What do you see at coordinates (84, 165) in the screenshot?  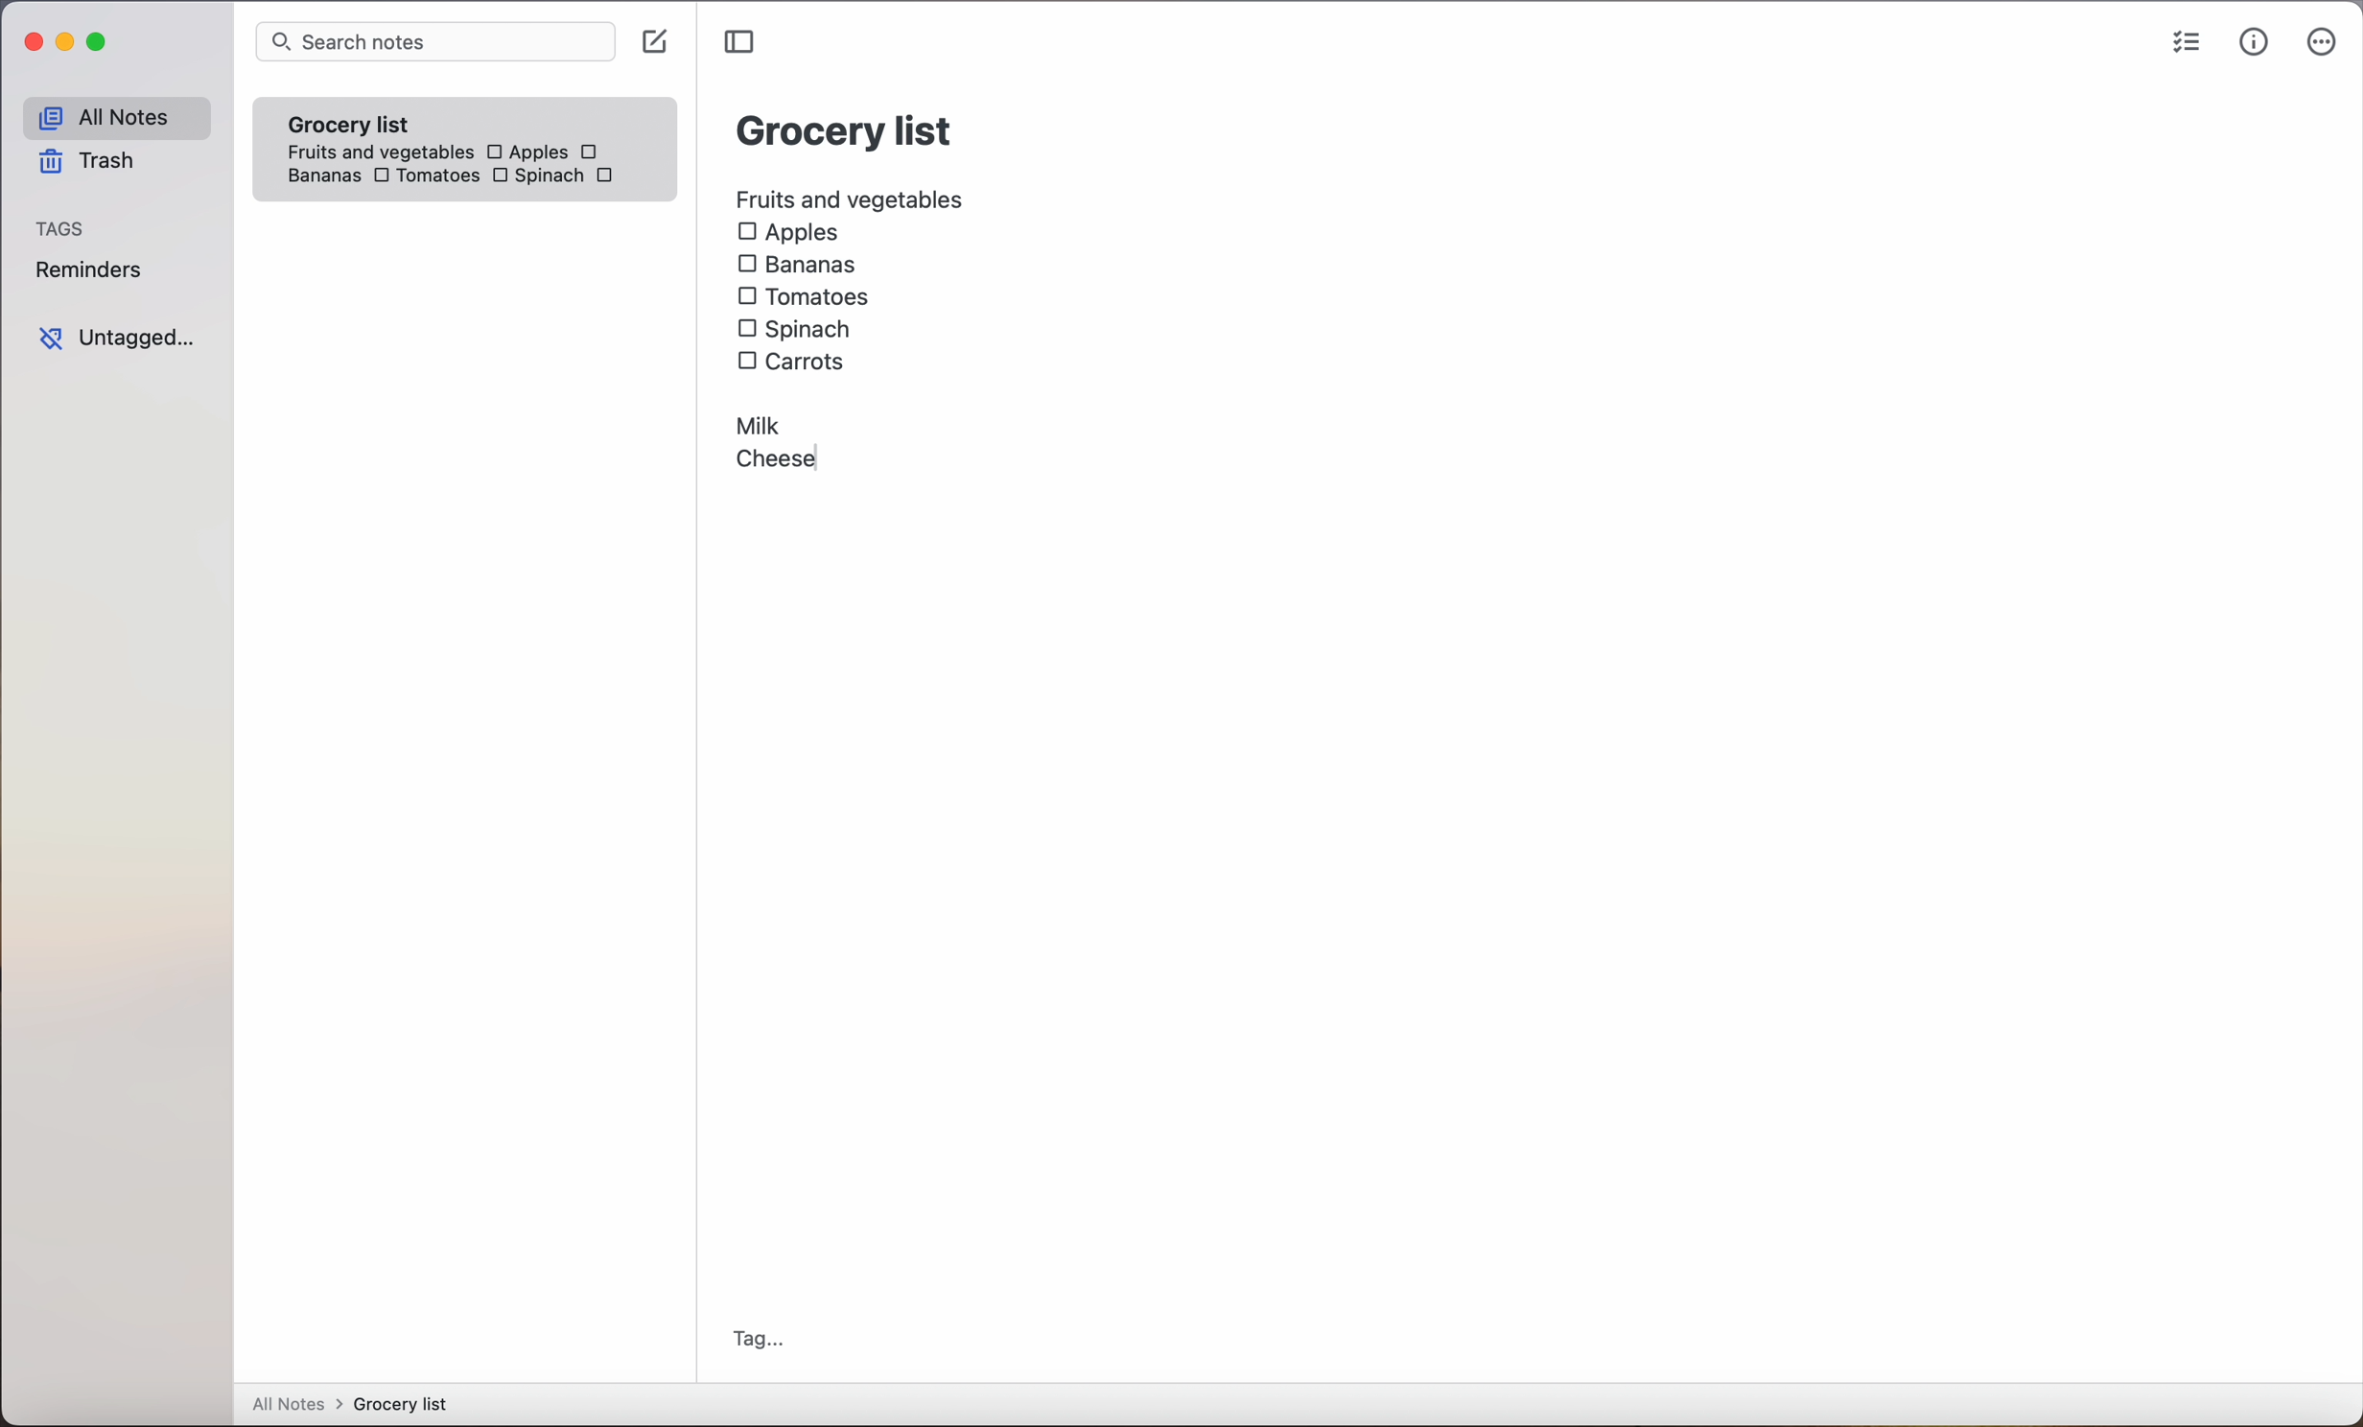 I see `trash` at bounding box center [84, 165].